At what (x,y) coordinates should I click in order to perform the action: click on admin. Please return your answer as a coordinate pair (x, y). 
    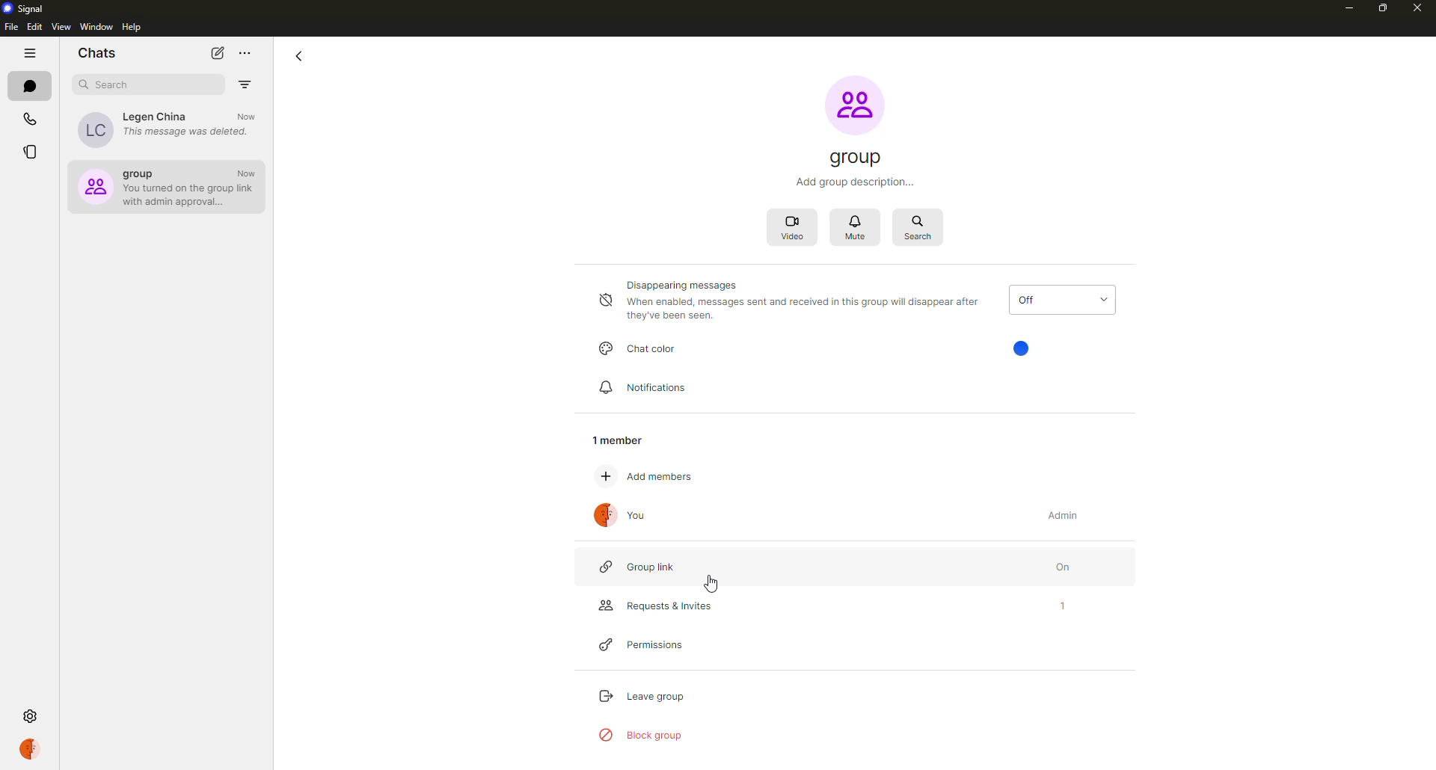
    Looking at the image, I should click on (1067, 514).